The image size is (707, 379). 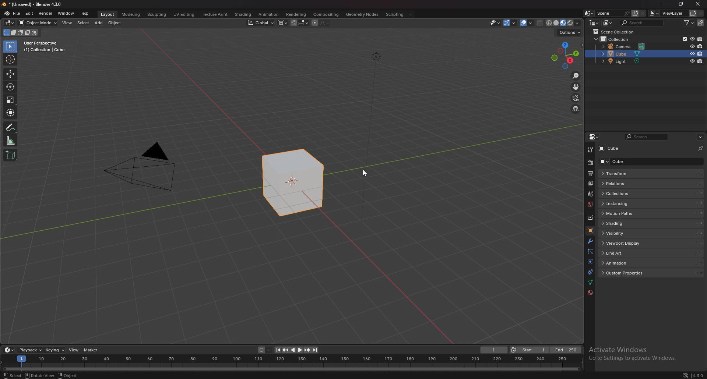 What do you see at coordinates (362, 14) in the screenshot?
I see `geometry nodes` at bounding box center [362, 14].